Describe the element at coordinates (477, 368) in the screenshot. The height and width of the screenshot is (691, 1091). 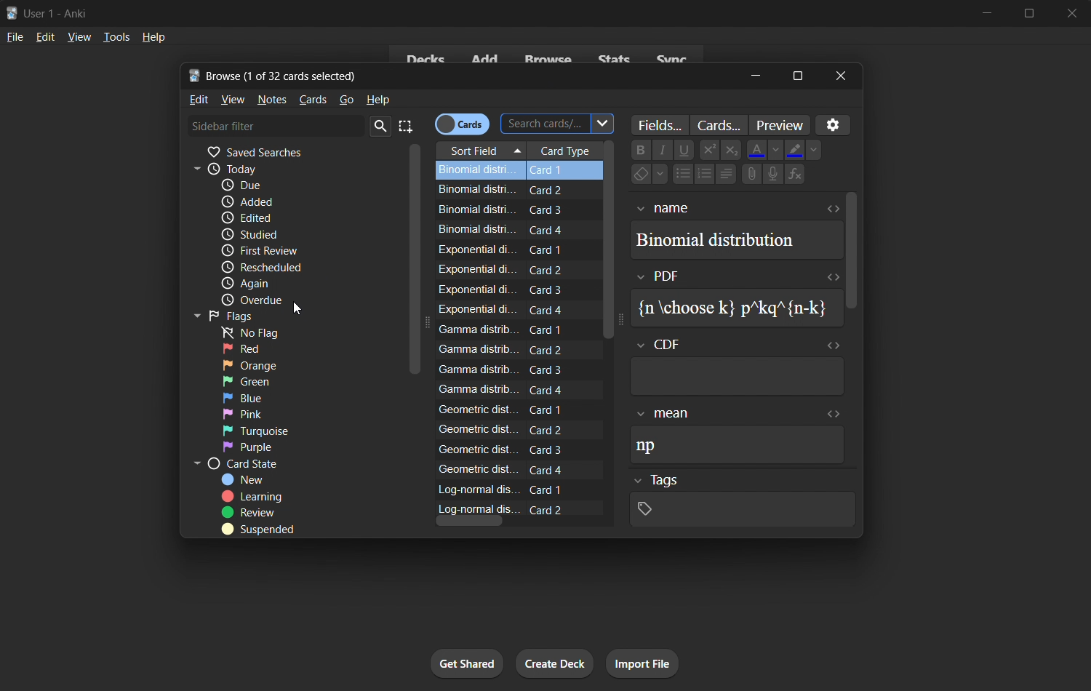
I see `Gamma distrib.` at that location.